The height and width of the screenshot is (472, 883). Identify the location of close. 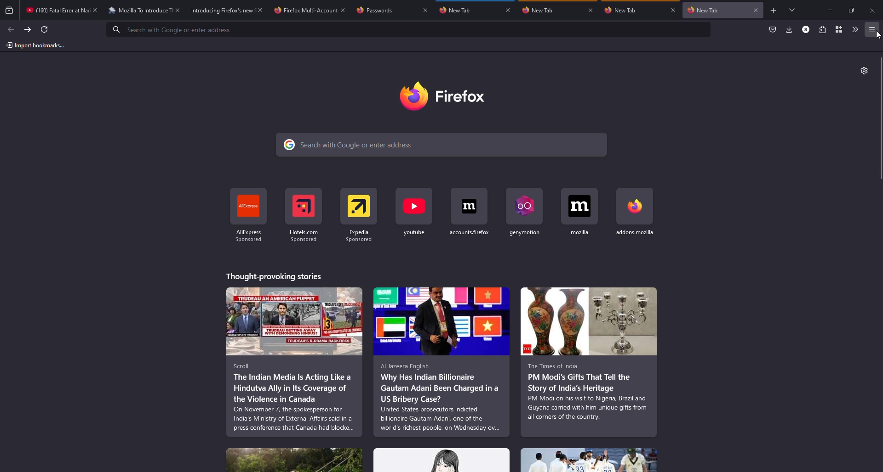
(260, 11).